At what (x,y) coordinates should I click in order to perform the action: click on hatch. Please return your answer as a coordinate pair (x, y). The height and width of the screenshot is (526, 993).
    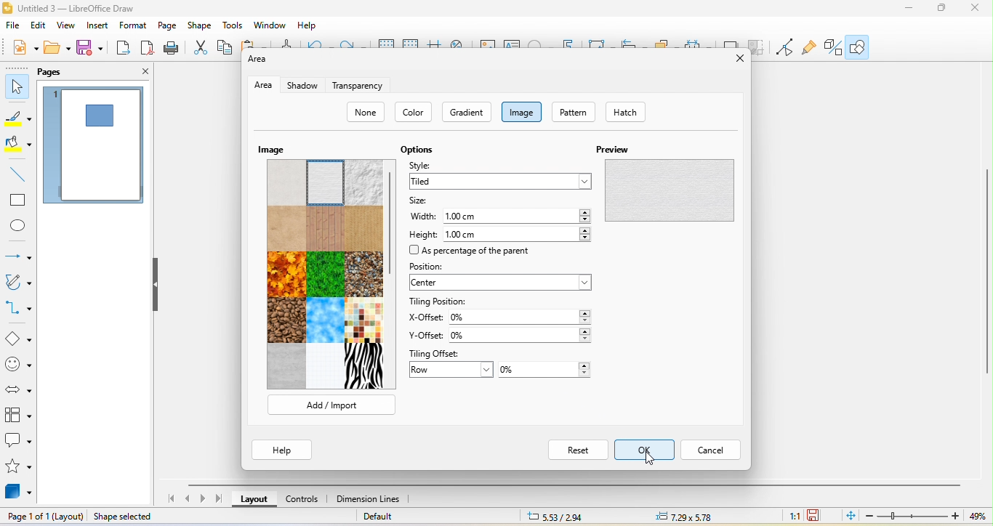
    Looking at the image, I should click on (622, 111).